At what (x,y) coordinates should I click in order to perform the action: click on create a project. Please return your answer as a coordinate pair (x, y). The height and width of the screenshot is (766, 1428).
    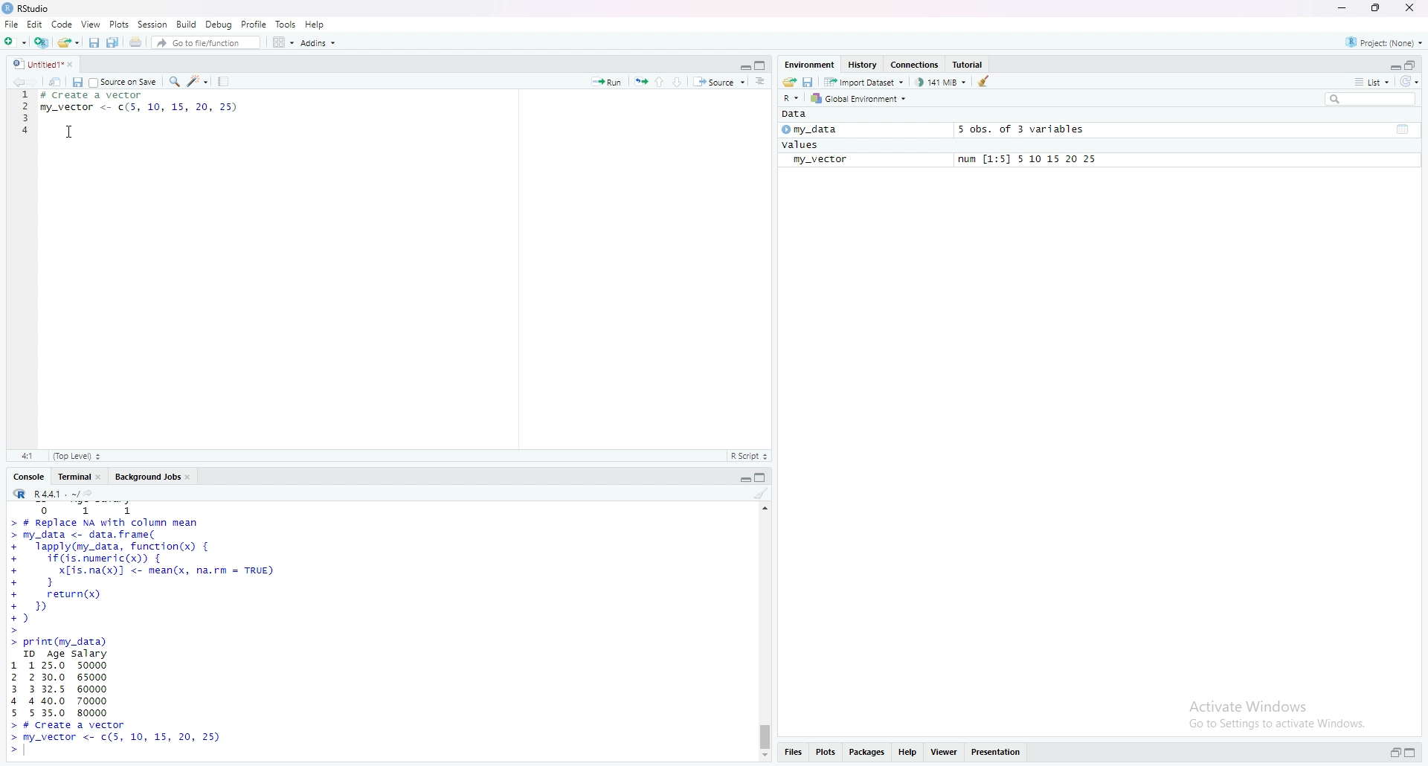
    Looking at the image, I should click on (42, 42).